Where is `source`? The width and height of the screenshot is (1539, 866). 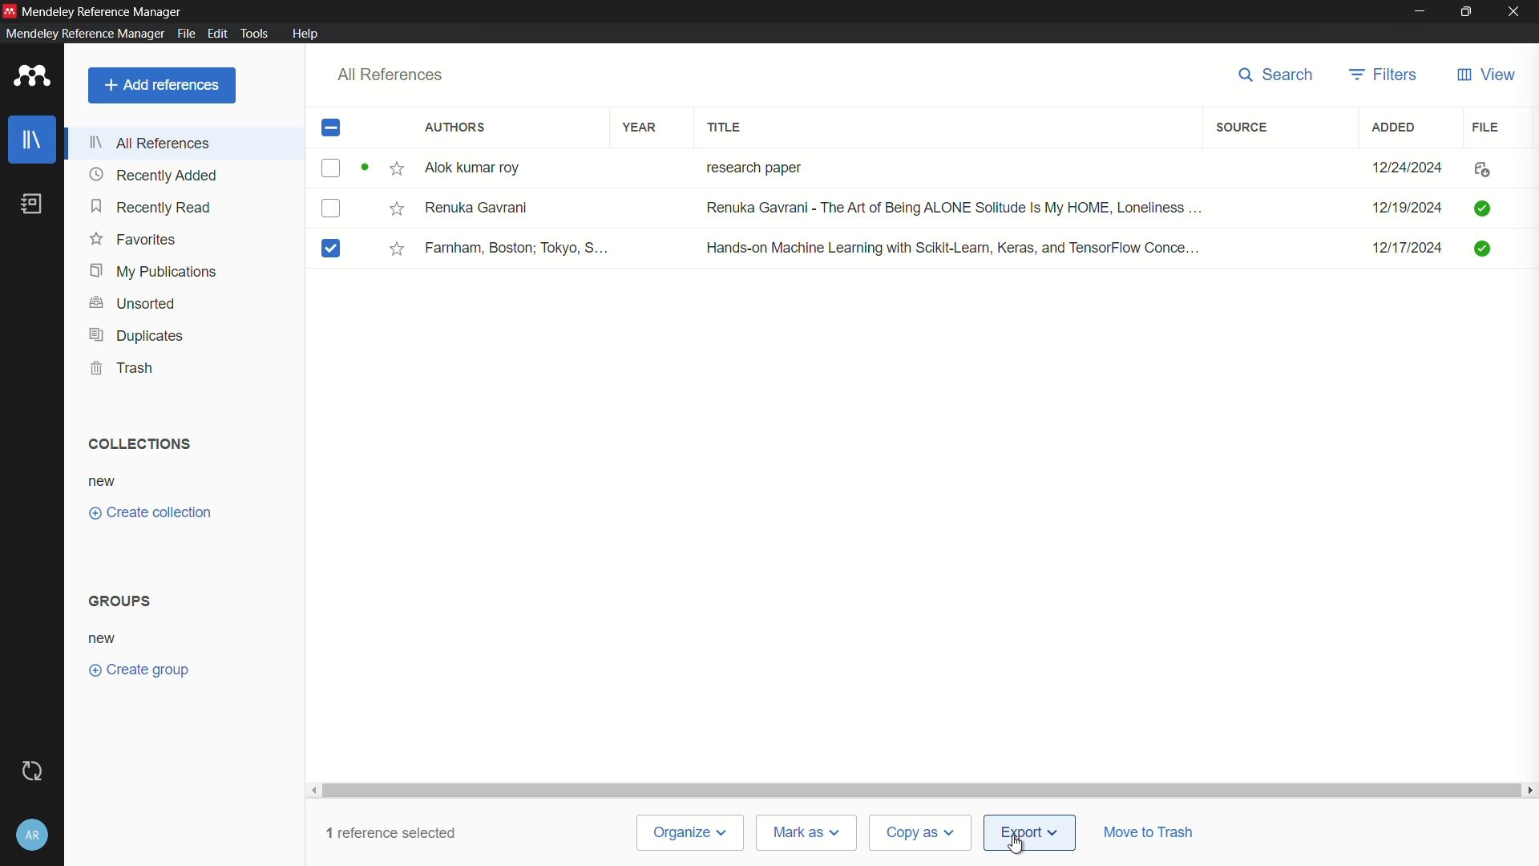 source is located at coordinates (1244, 127).